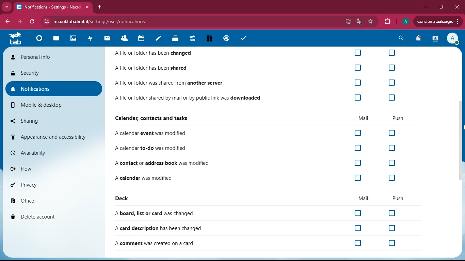 This screenshot has height=261, width=465. I want to click on refresh, so click(33, 22).